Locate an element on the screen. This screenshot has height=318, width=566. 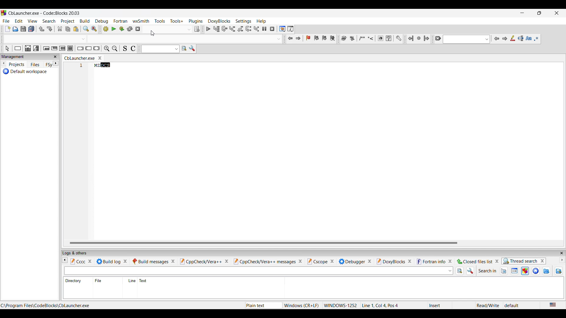
WINDOWS is located at coordinates (340, 305).